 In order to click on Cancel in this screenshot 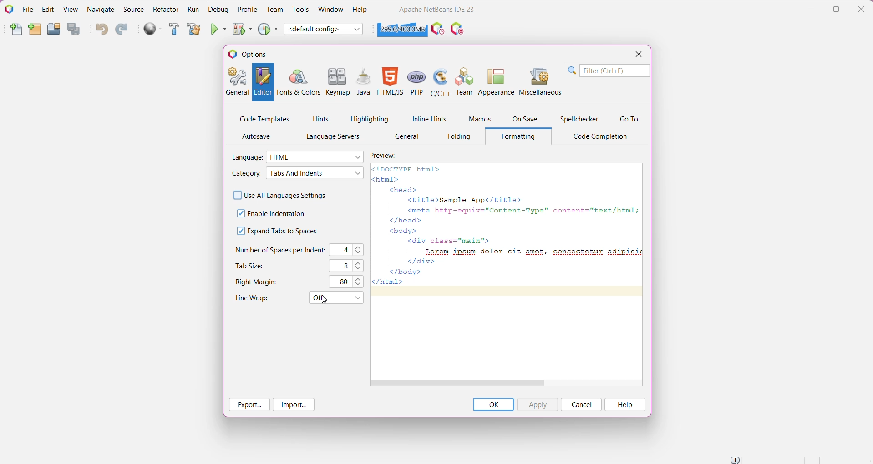, I will do `click(581, 405)`.